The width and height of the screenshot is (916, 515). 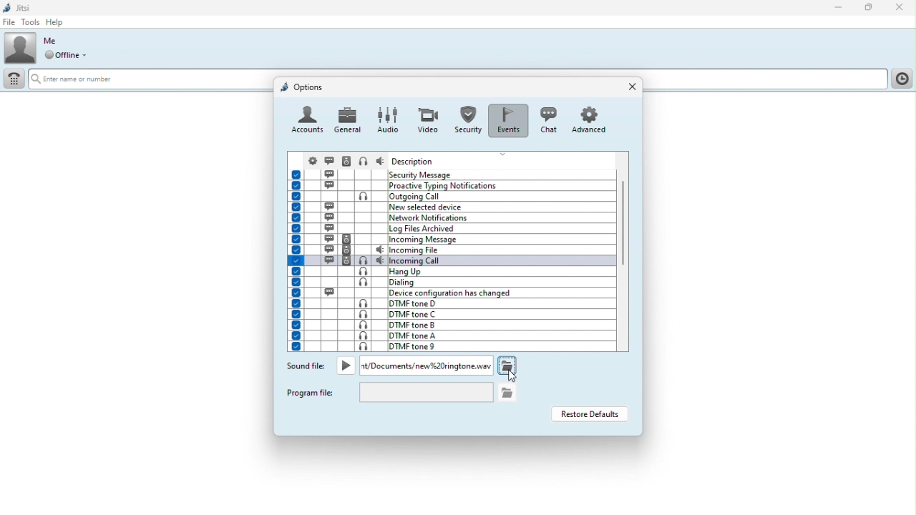 What do you see at coordinates (9, 22) in the screenshot?
I see `File` at bounding box center [9, 22].